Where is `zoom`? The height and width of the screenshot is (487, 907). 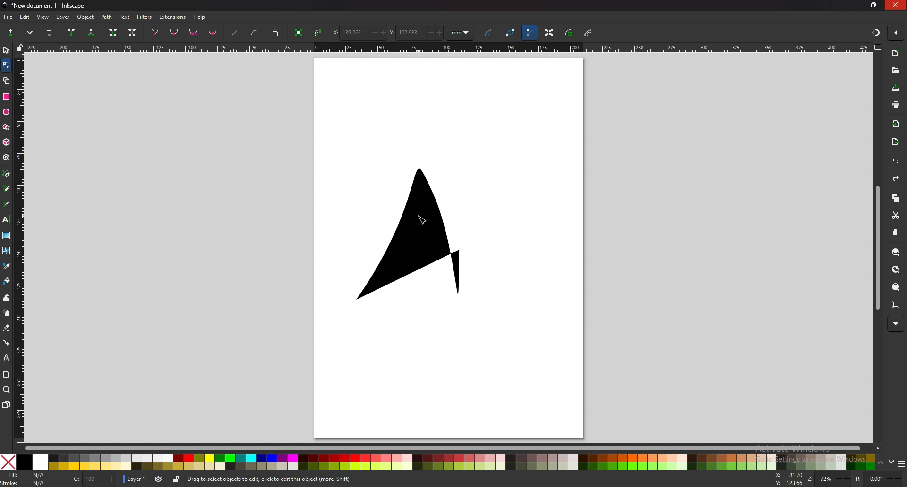 zoom is located at coordinates (7, 390).